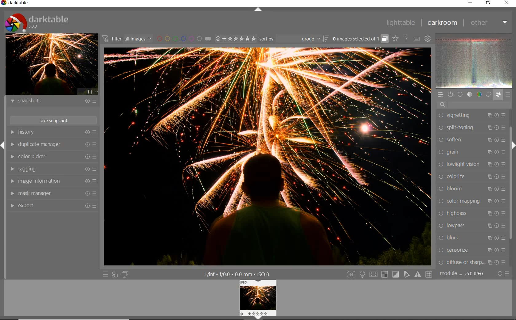 This screenshot has width=516, height=320. What do you see at coordinates (54, 144) in the screenshot?
I see `duplicate manager` at bounding box center [54, 144].